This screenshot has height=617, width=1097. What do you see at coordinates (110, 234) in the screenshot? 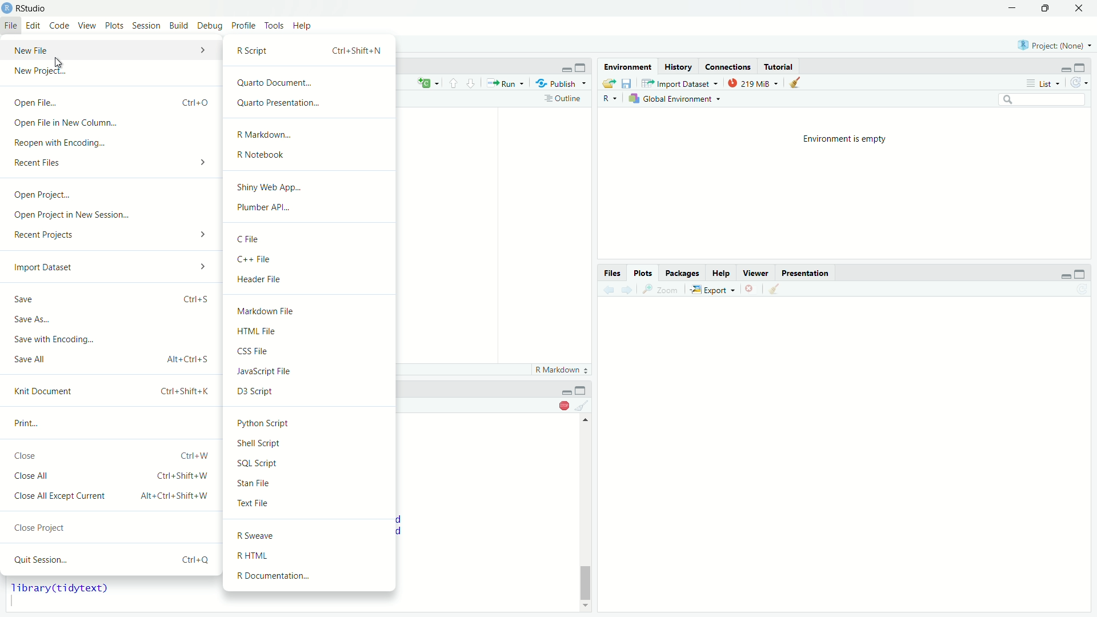
I see `Recent Projects` at bounding box center [110, 234].